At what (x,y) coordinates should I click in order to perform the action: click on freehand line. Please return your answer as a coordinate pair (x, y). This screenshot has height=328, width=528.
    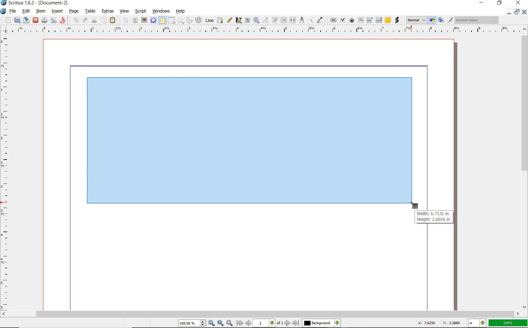
    Looking at the image, I should click on (230, 20).